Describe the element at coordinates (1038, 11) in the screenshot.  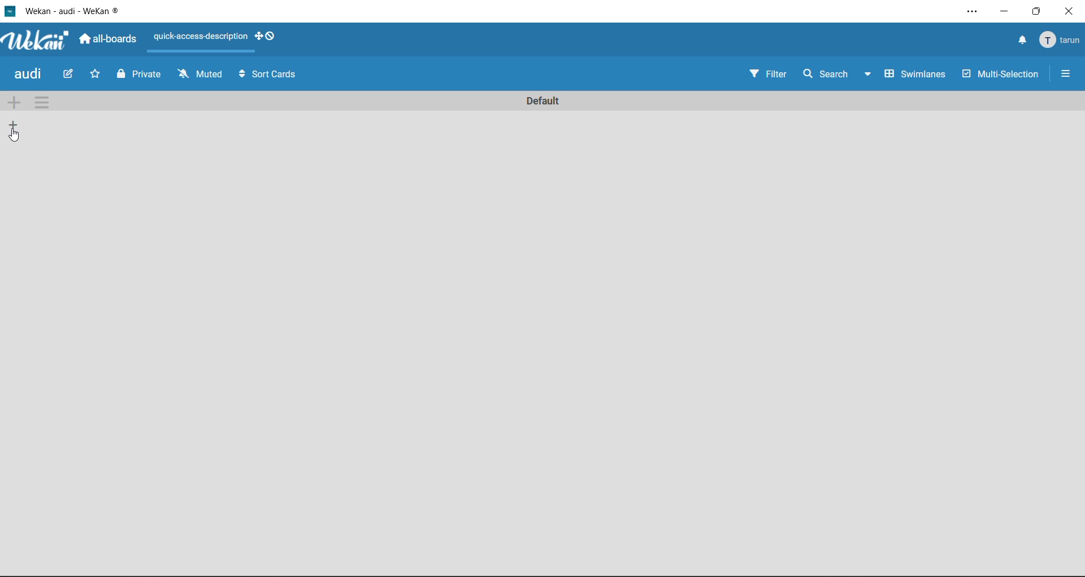
I see `maximize` at that location.